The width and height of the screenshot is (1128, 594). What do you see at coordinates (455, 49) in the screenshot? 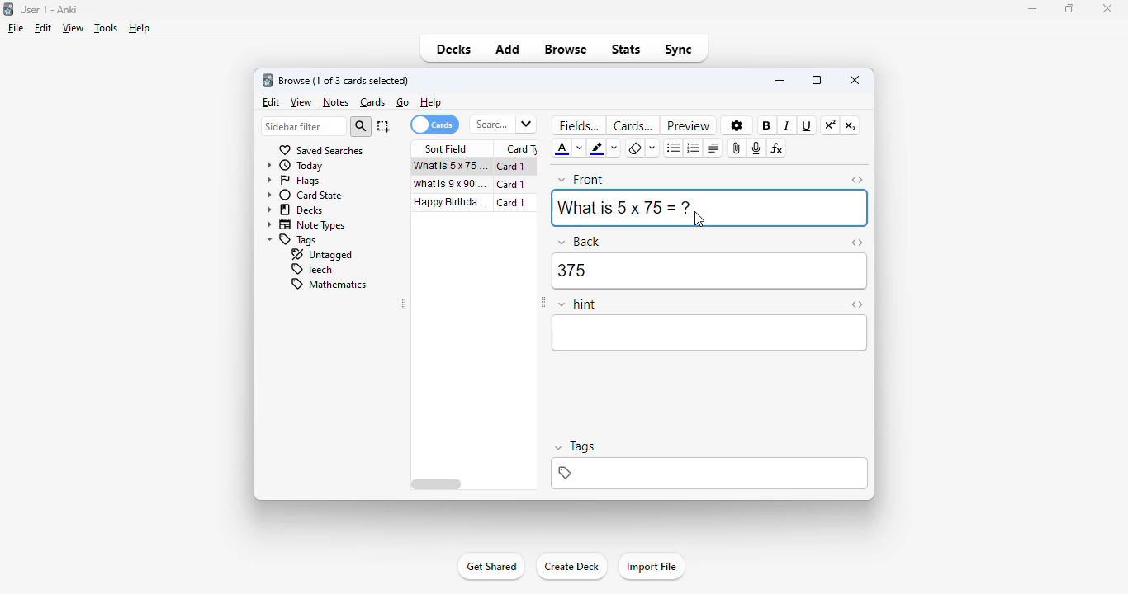
I see `decks` at bounding box center [455, 49].